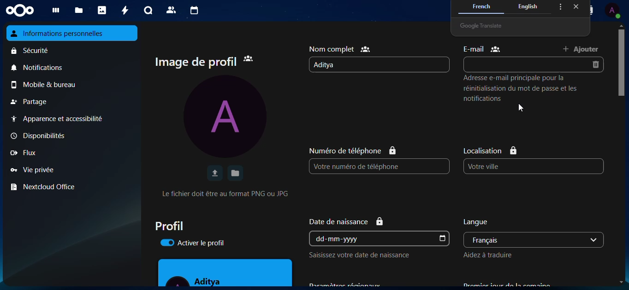 The width and height of the screenshot is (629, 290). I want to click on availability, so click(38, 136).